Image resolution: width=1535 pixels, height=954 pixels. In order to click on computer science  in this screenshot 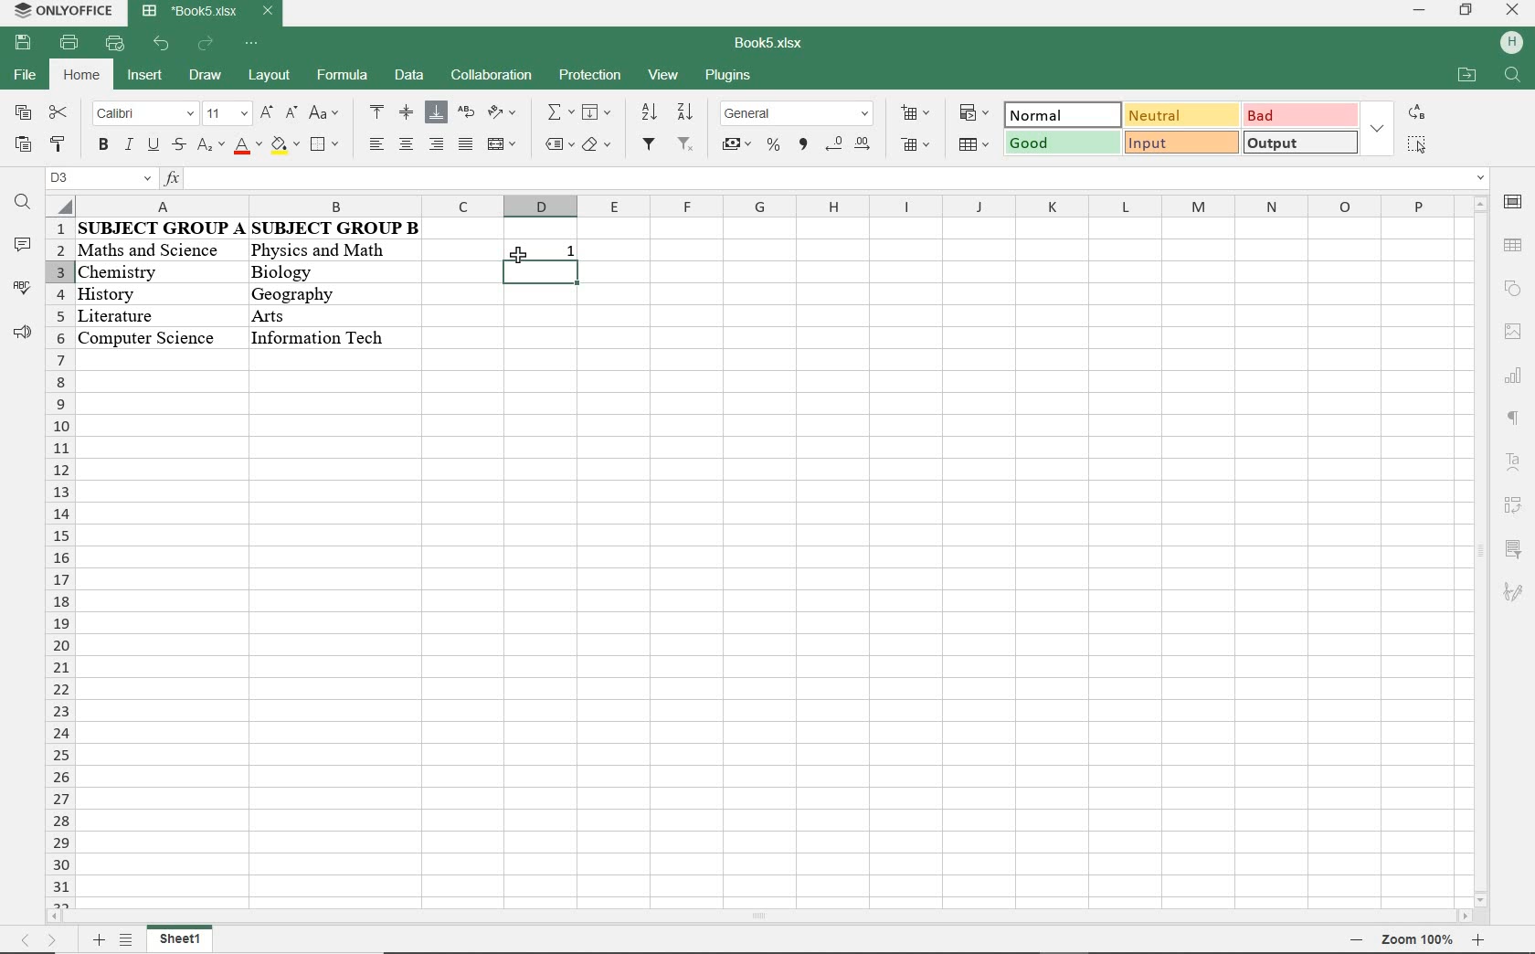, I will do `click(147, 336)`.